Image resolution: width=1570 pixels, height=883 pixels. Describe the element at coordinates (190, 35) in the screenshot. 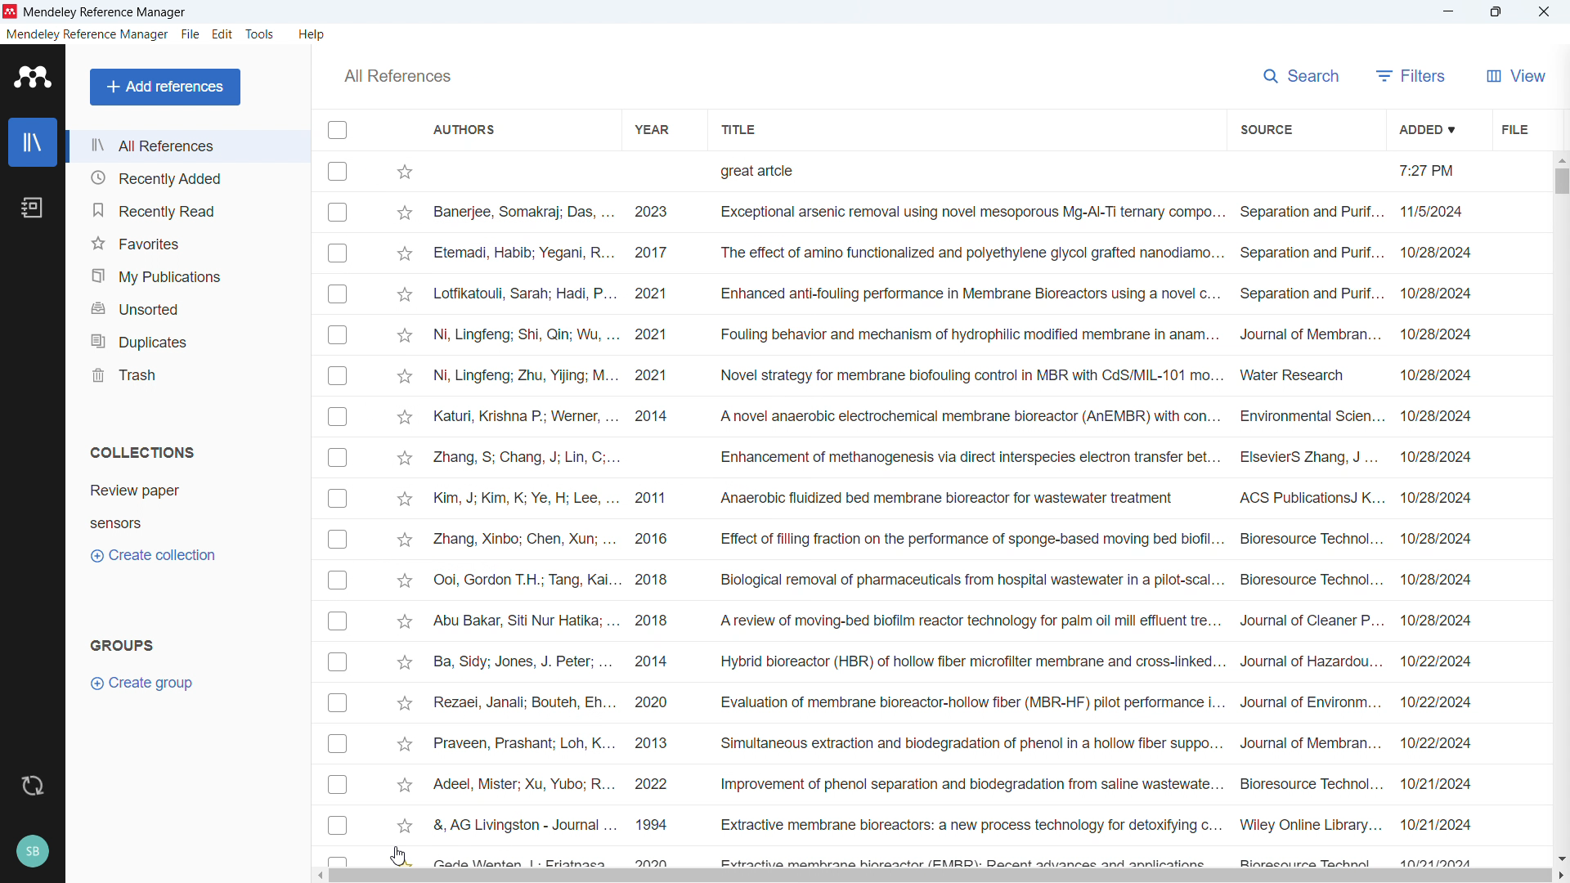

I see `file ` at that location.